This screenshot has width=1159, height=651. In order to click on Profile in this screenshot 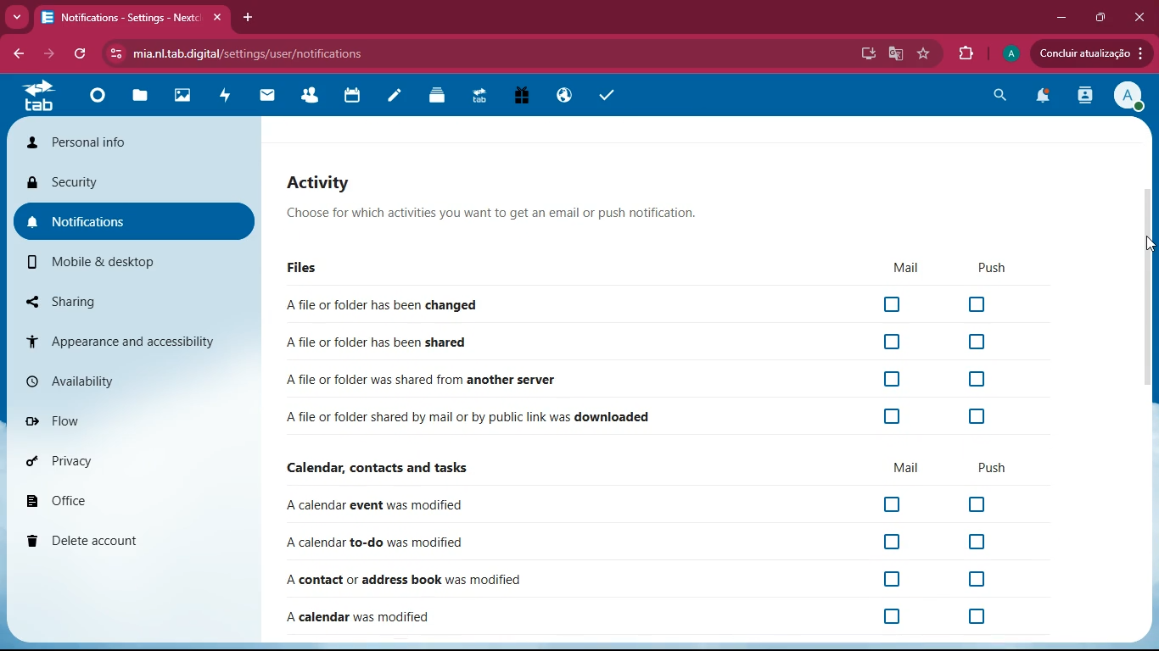, I will do `click(1011, 52)`.